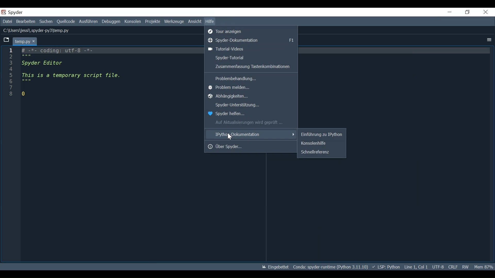  I want to click on Check for Updates, so click(252, 123).